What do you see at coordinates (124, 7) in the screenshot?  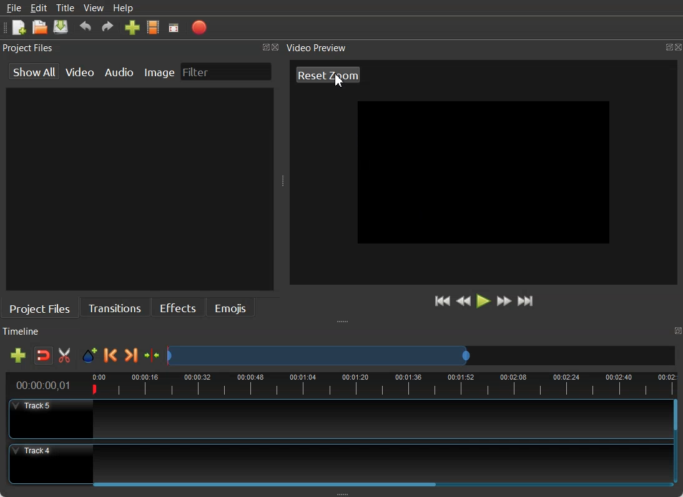 I see `Help` at bounding box center [124, 7].